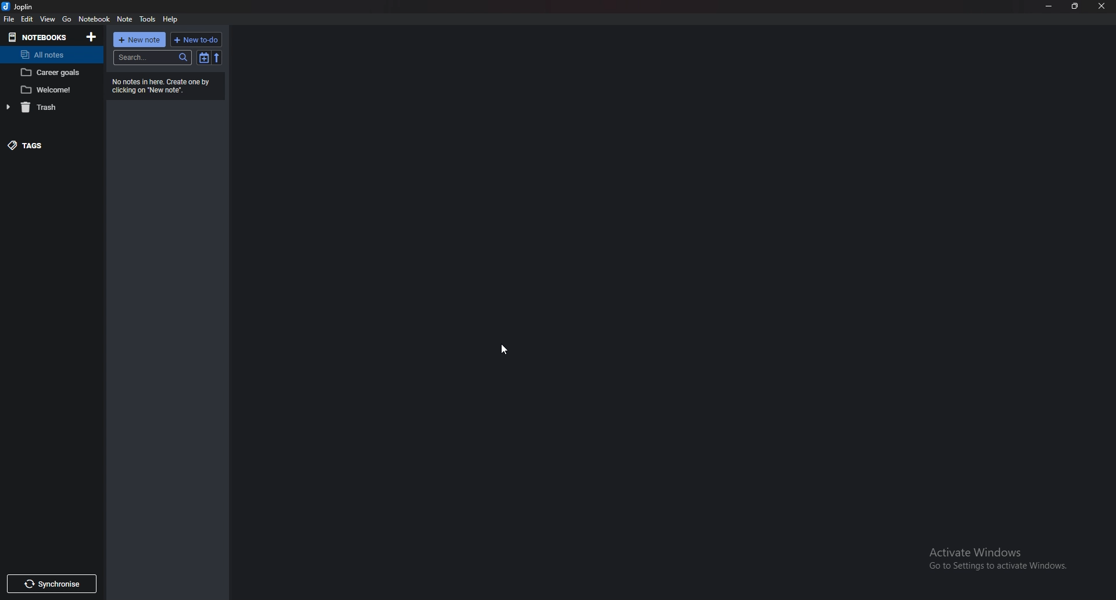 The image size is (1116, 600). I want to click on reverse sort order, so click(217, 58).